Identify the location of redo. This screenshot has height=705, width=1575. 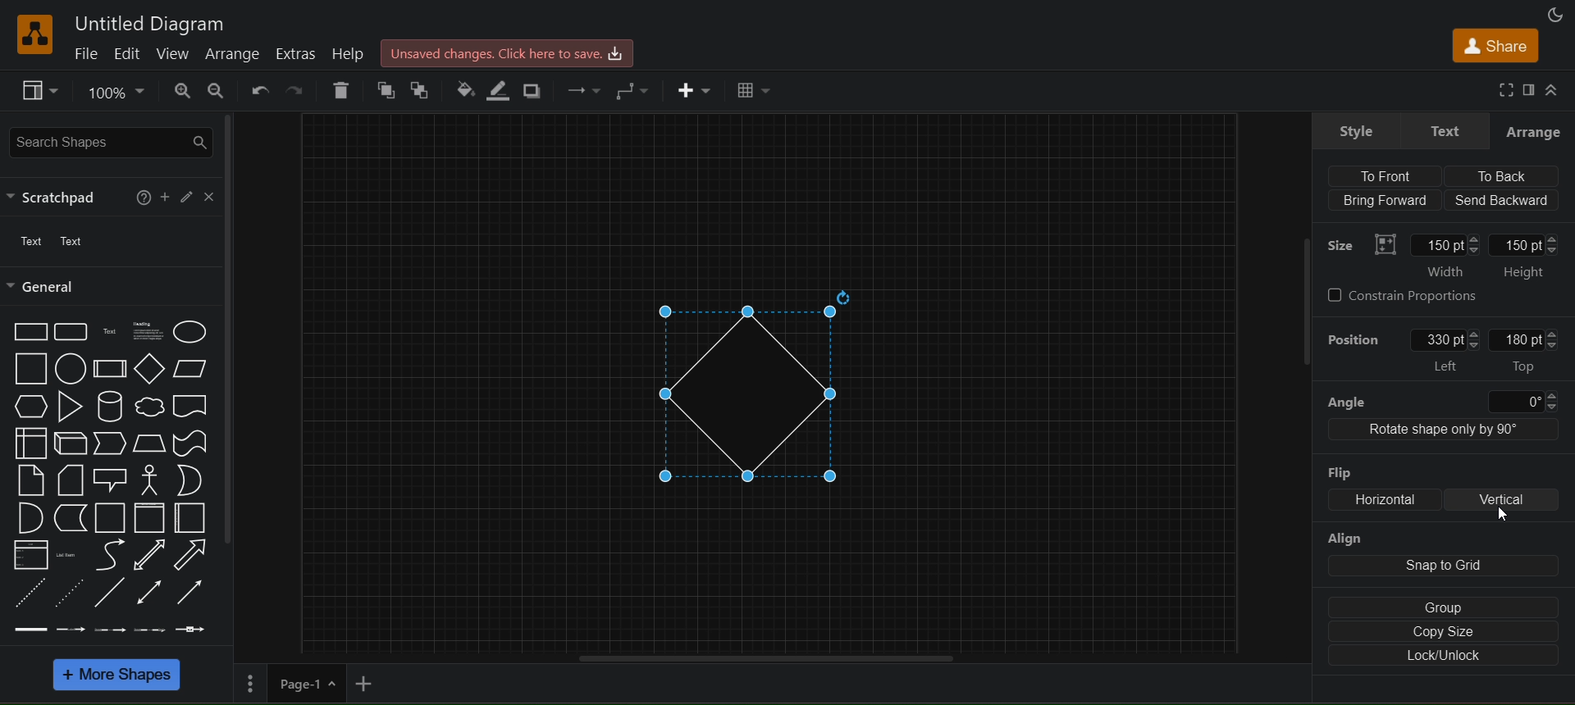
(294, 91).